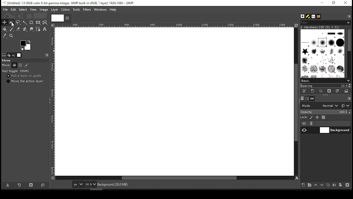 Image resolution: width=353 pixels, height=199 pixels. Describe the element at coordinates (173, 25) in the screenshot. I see `` at that location.